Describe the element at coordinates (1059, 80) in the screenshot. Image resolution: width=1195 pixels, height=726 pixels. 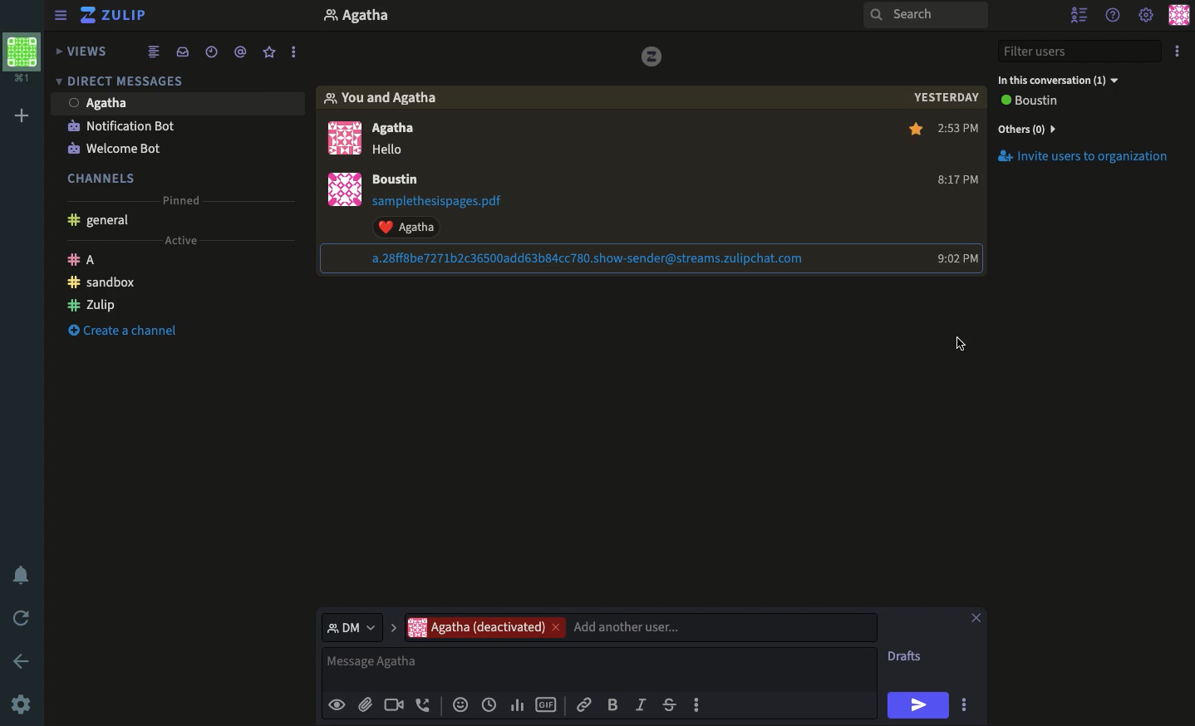
I see `in this conversation` at that location.